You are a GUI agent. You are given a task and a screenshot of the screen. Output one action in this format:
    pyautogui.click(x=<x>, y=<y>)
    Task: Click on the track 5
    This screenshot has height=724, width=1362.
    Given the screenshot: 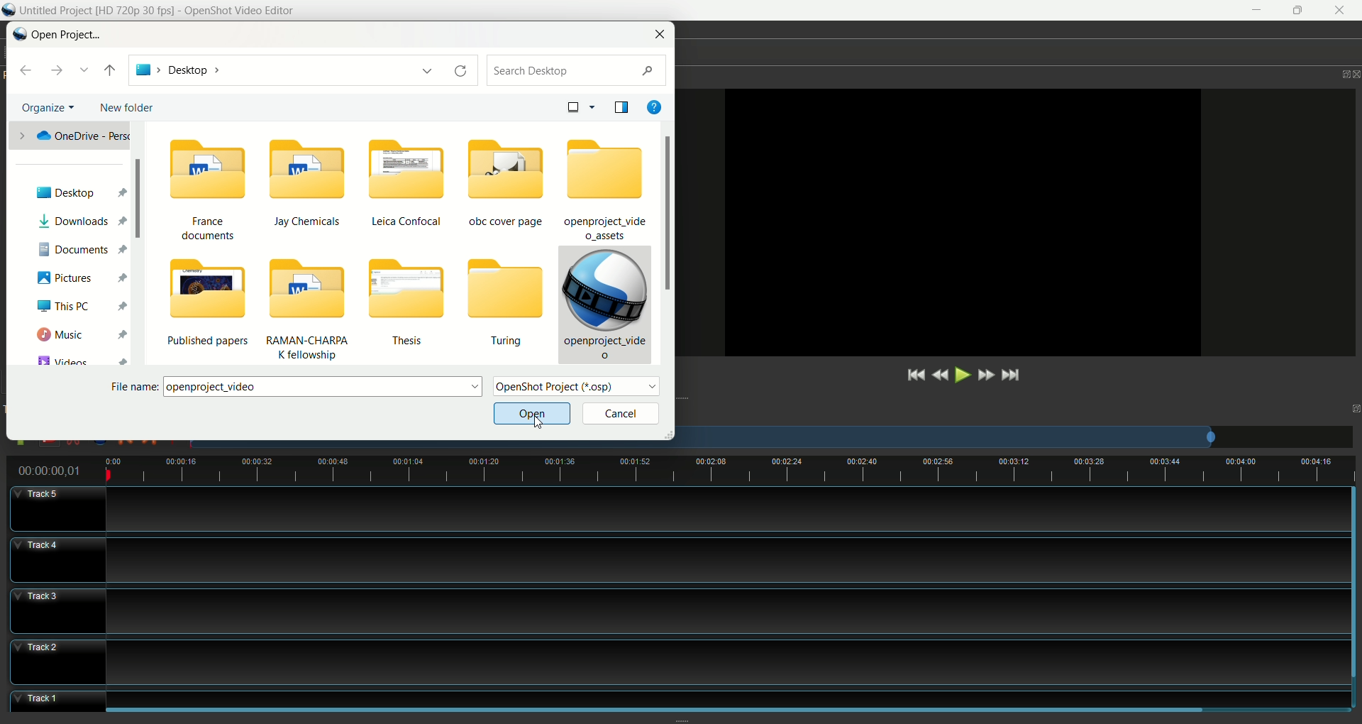 What is the action you would take?
    pyautogui.click(x=670, y=510)
    